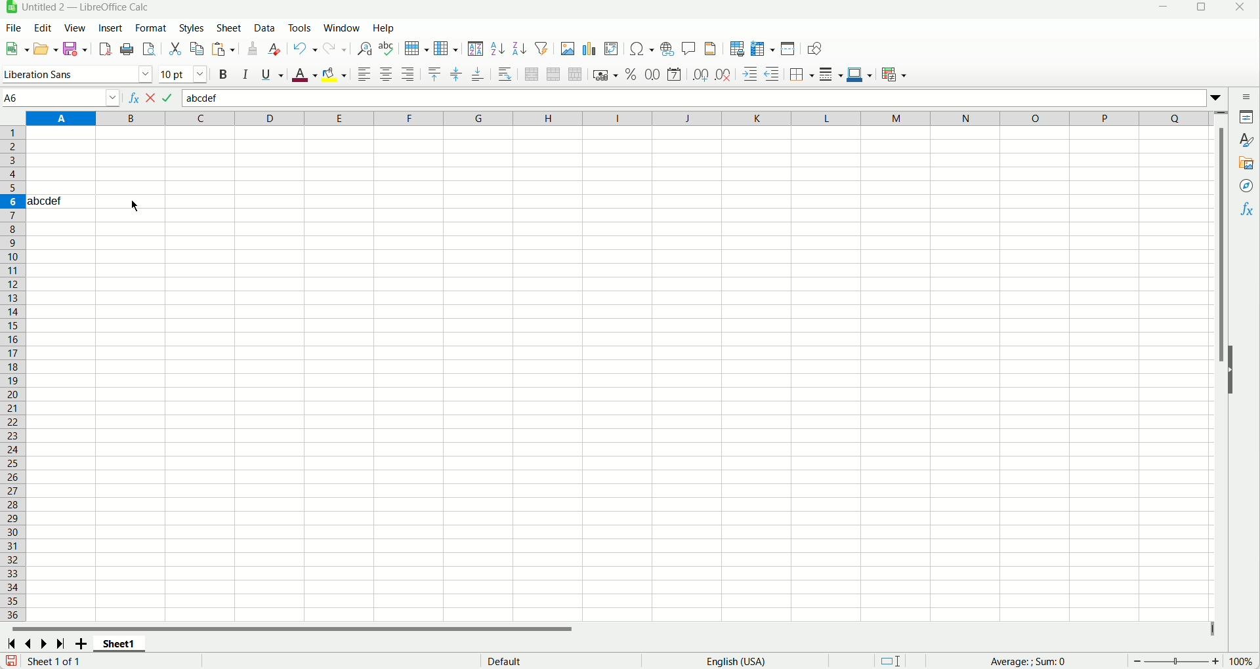 The width and height of the screenshot is (1260, 669). Describe the element at coordinates (87, 7) in the screenshot. I see `UNTITLED2-LIBREOFFICE CALC` at that location.